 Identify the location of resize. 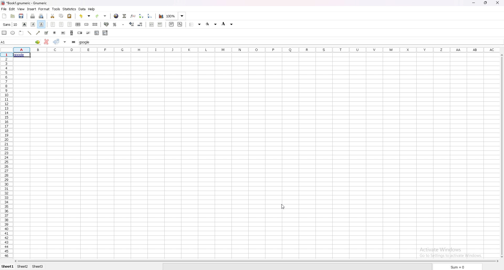
(486, 3).